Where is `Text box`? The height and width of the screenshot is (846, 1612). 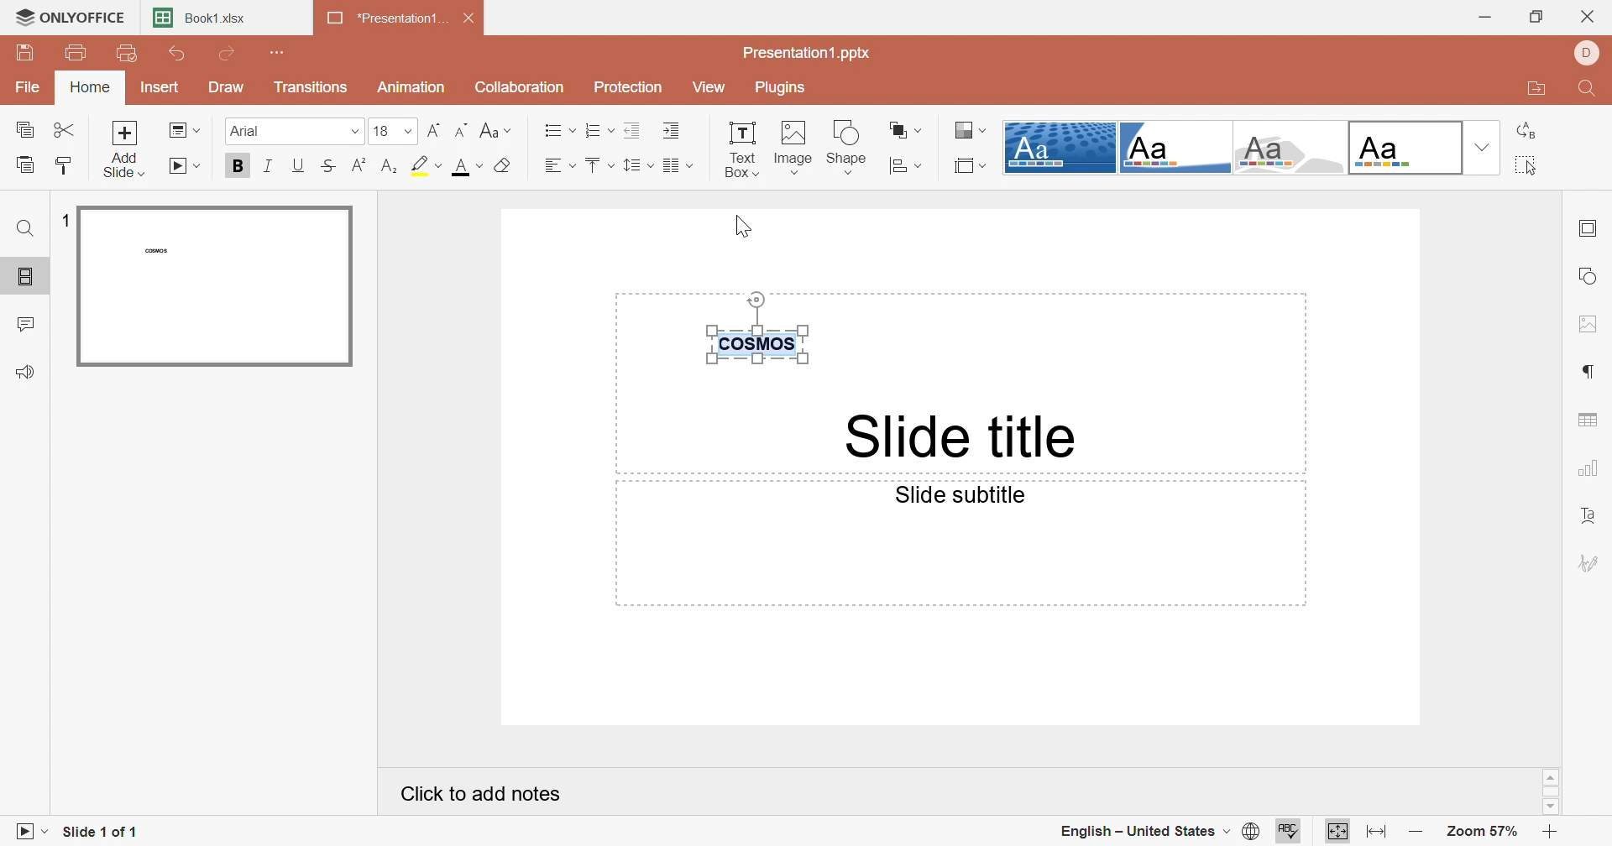 Text box is located at coordinates (741, 148).